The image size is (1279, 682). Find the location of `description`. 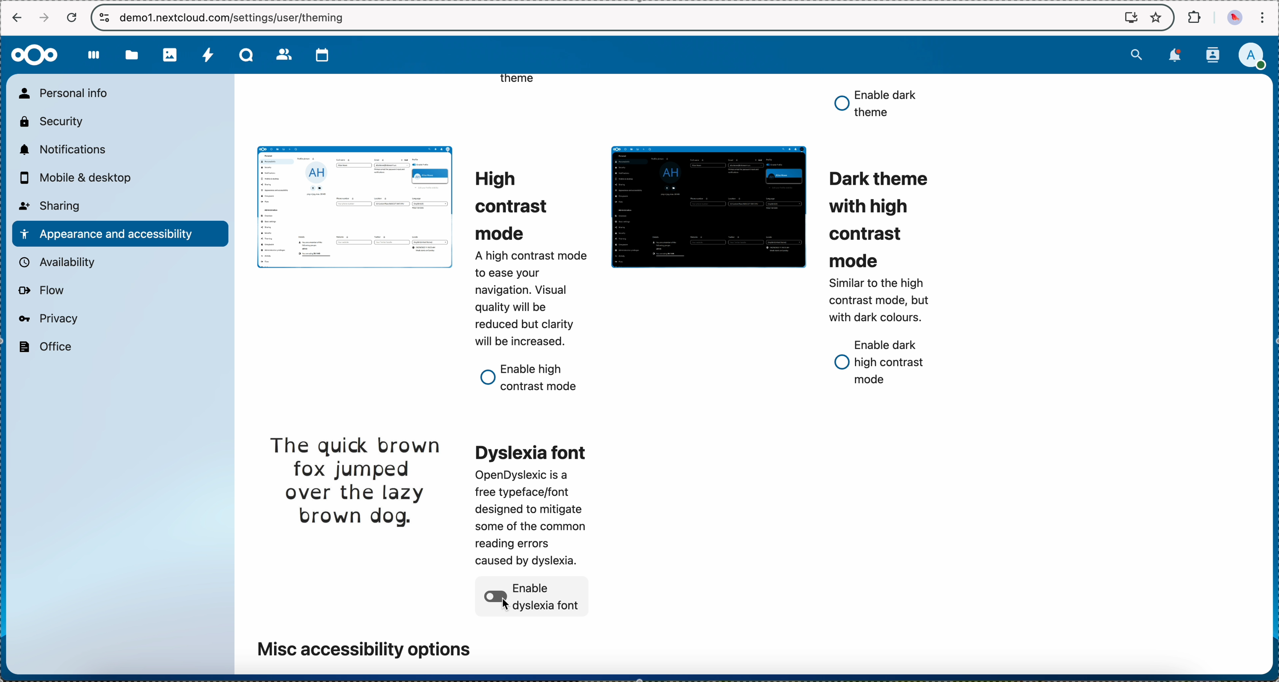

description is located at coordinates (529, 299).